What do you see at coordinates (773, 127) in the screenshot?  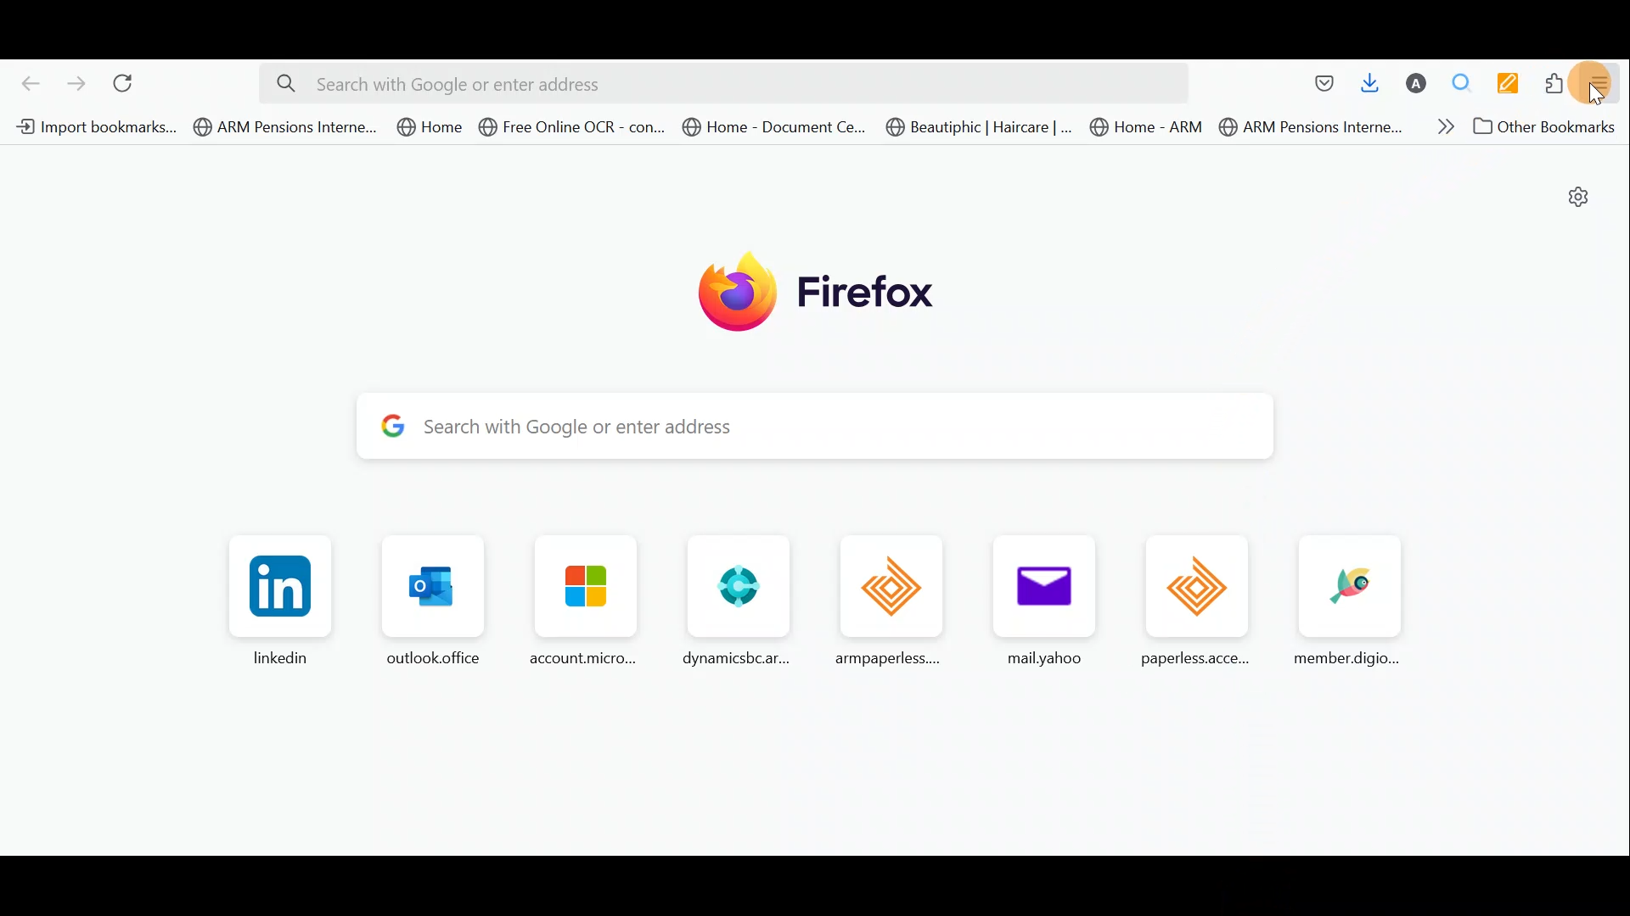 I see `» Home - Document Ce...` at bounding box center [773, 127].